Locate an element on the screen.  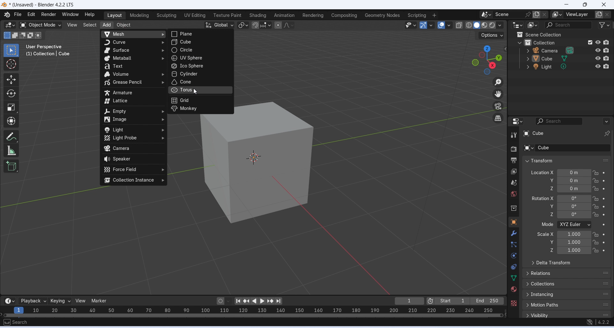
Jump to keyframe is located at coordinates (247, 301).